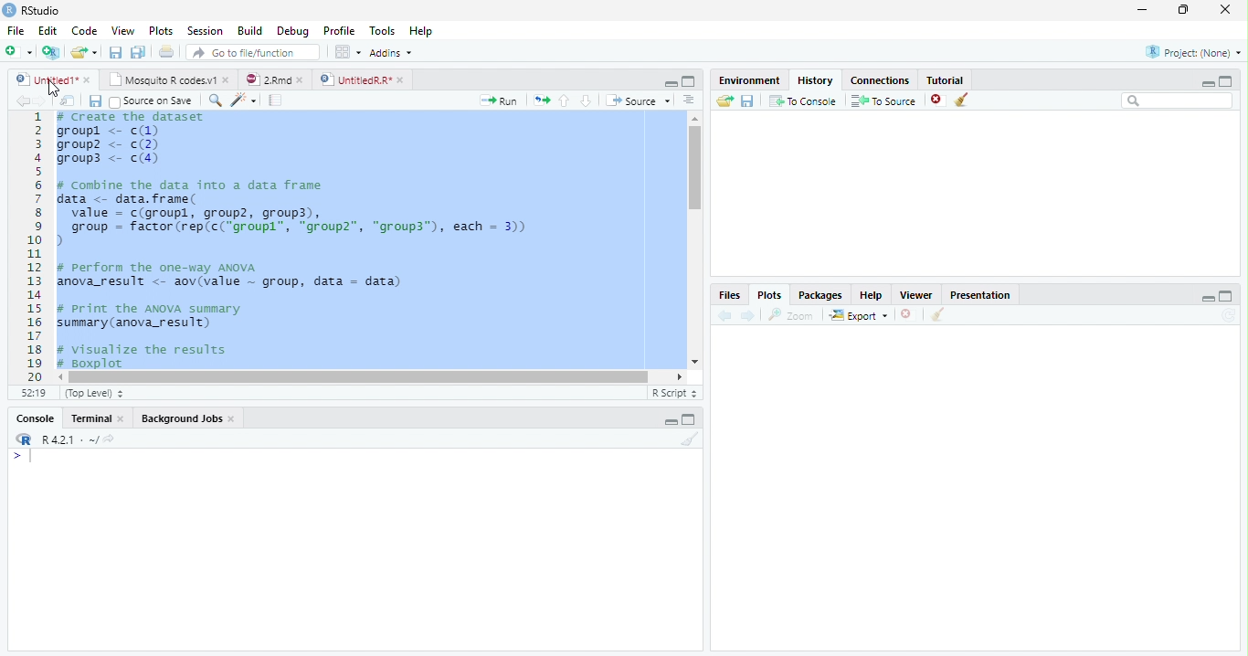 The image size is (1248, 656). What do you see at coordinates (539, 100) in the screenshot?
I see `Copy pages` at bounding box center [539, 100].